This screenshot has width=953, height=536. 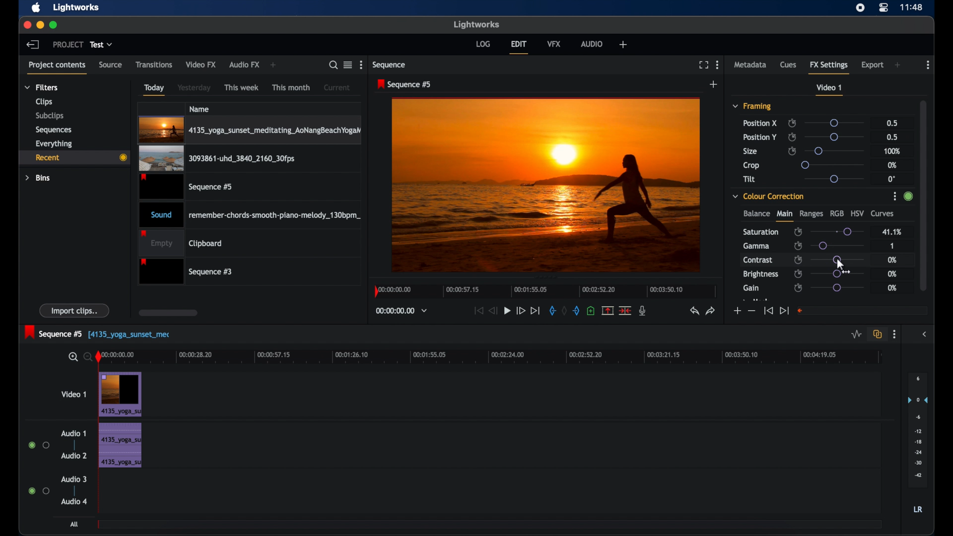 What do you see at coordinates (894, 335) in the screenshot?
I see `more options` at bounding box center [894, 335].